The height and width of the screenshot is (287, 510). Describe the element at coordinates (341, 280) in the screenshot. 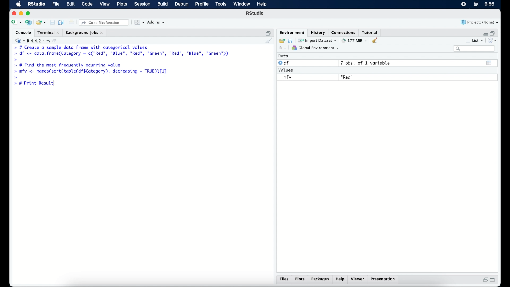

I see `help` at that location.